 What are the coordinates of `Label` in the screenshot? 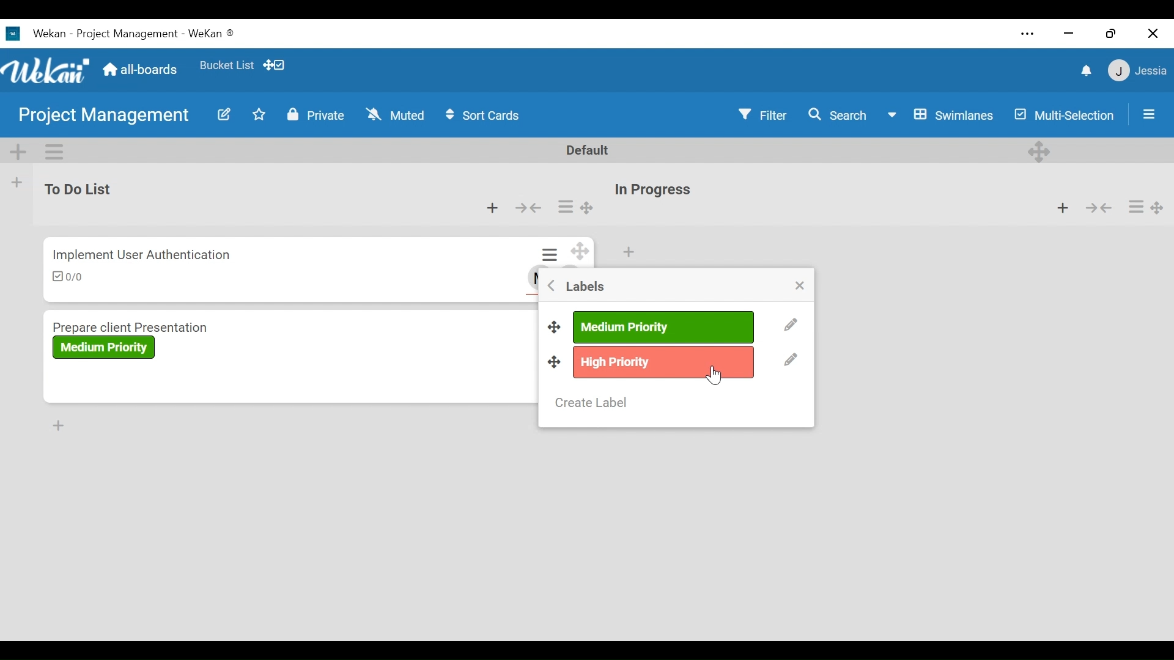 It's located at (665, 362).